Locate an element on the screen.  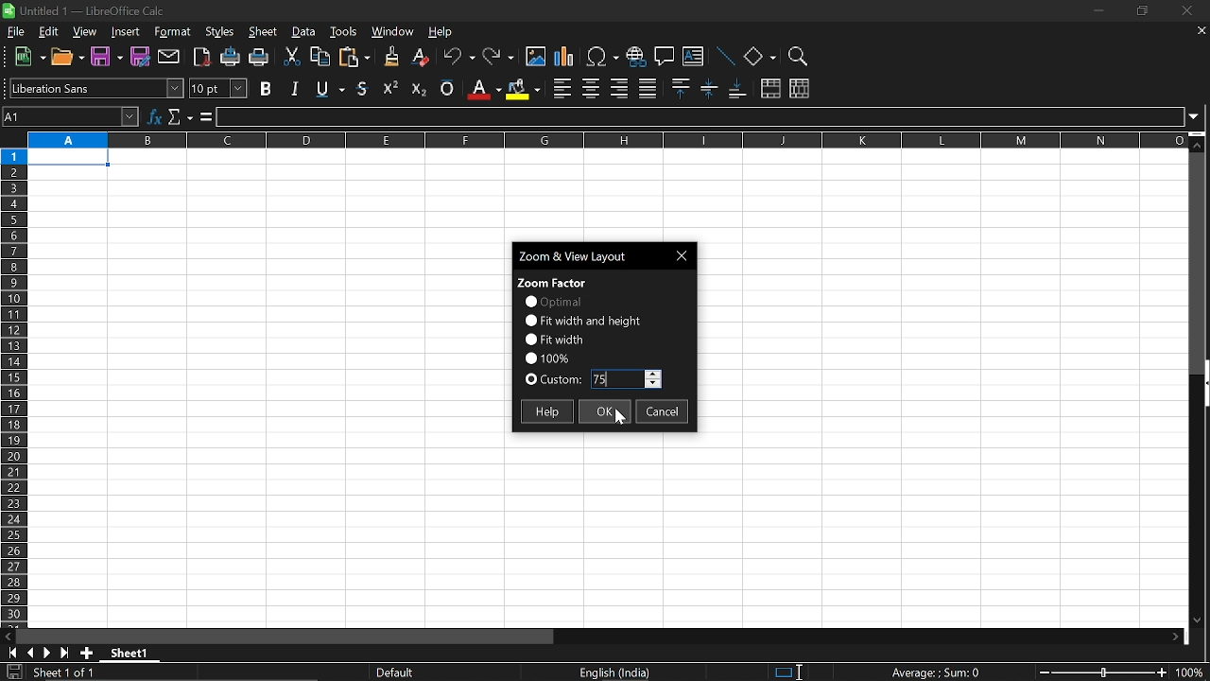
text style is located at coordinates (96, 88).